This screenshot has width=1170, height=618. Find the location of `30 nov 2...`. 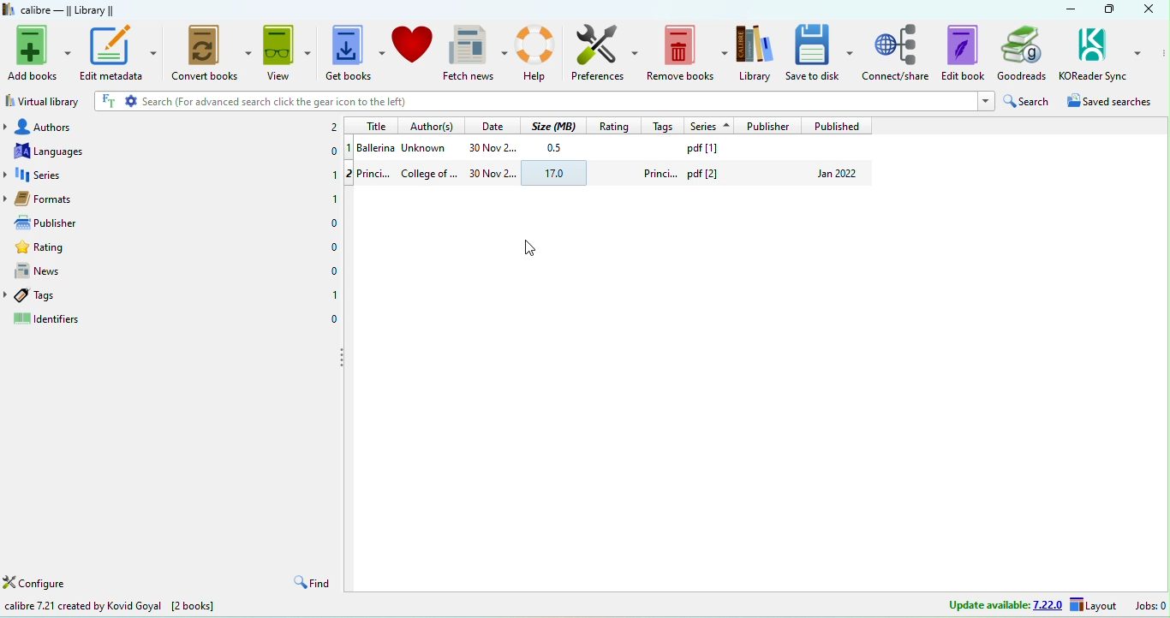

30 nov 2... is located at coordinates (492, 147).